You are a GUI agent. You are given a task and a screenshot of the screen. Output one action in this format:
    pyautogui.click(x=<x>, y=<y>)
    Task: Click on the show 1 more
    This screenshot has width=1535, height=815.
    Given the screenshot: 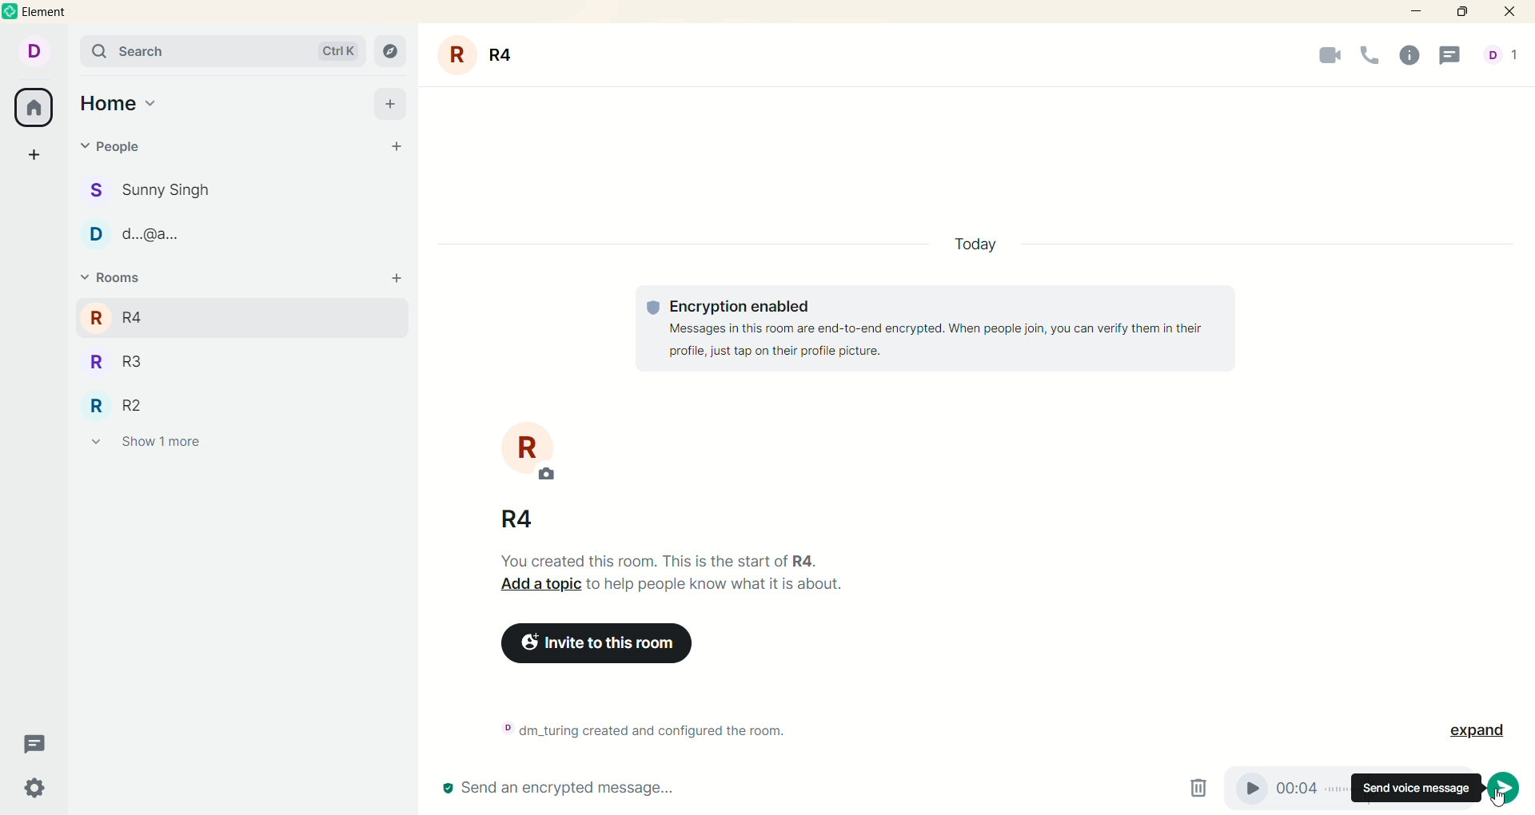 What is the action you would take?
    pyautogui.click(x=146, y=445)
    